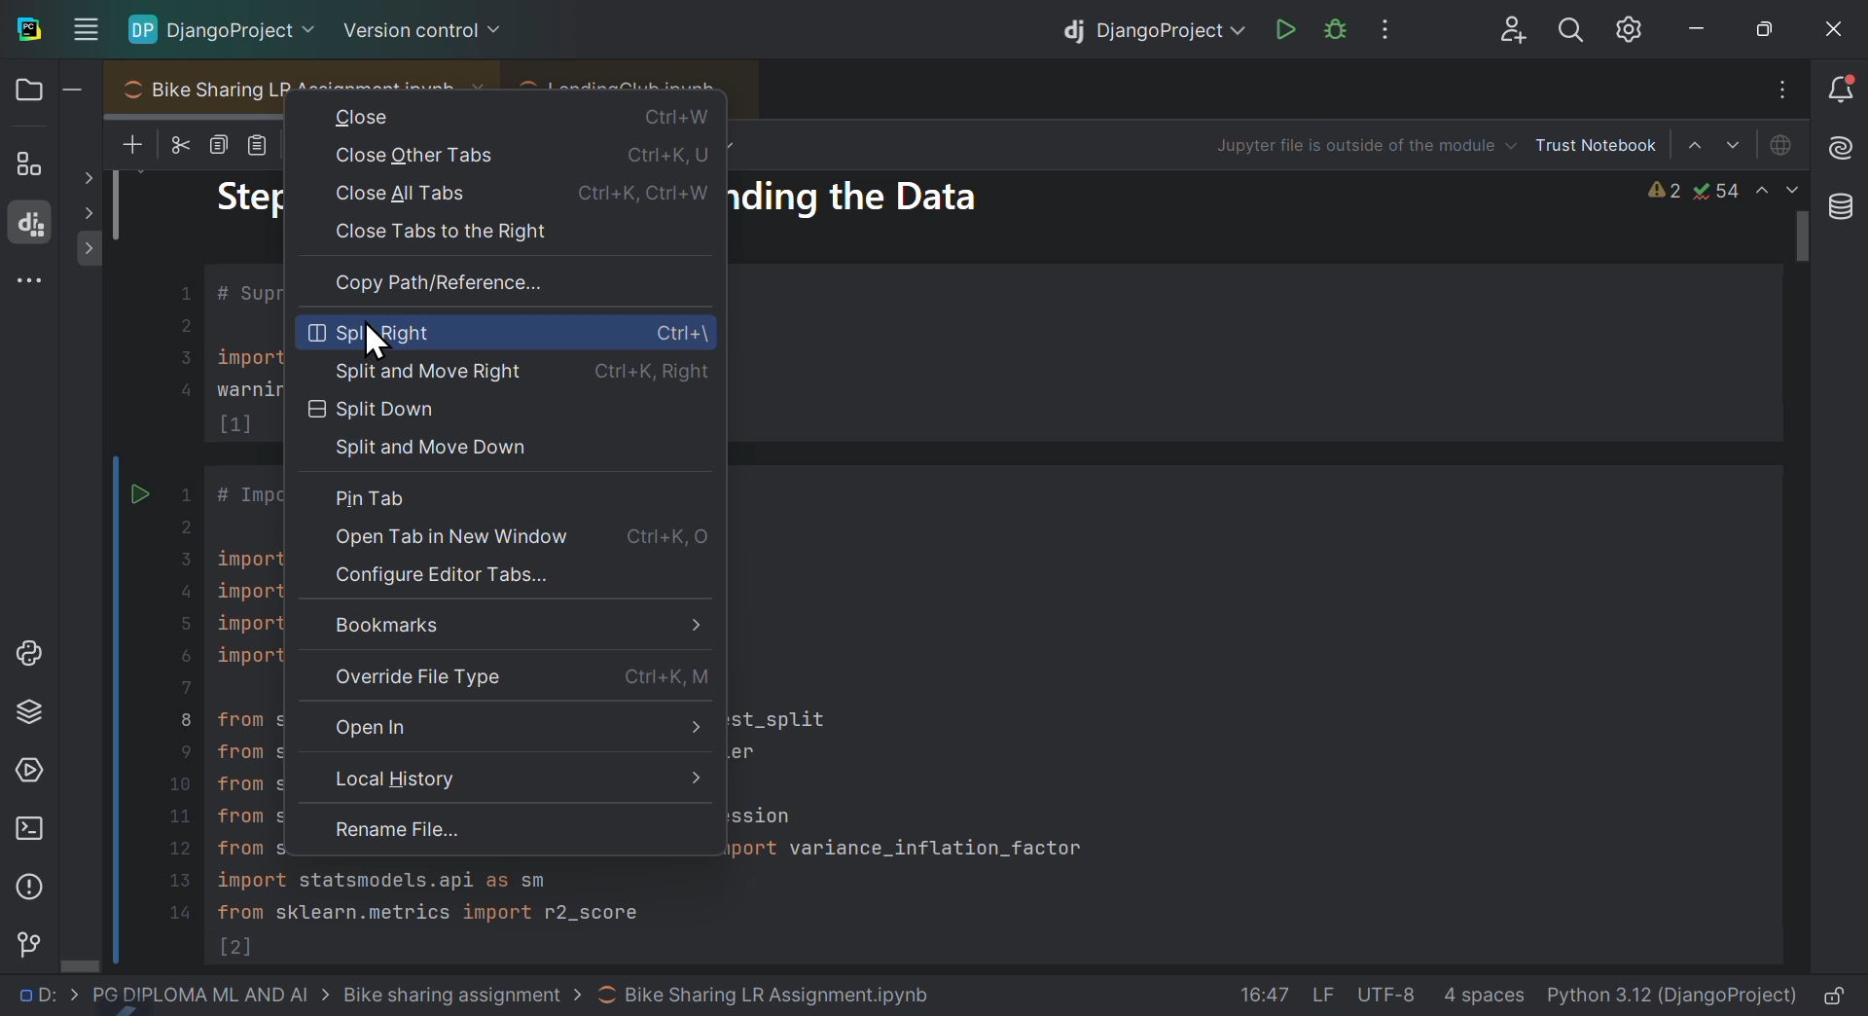 The image size is (1868, 1016). What do you see at coordinates (474, 998) in the screenshot?
I see `file path` at bounding box center [474, 998].